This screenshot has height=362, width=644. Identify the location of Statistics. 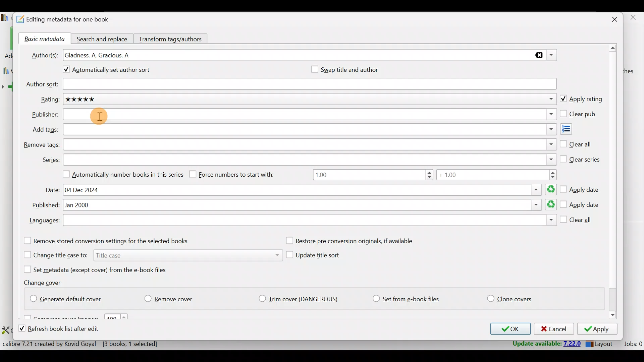
(93, 344).